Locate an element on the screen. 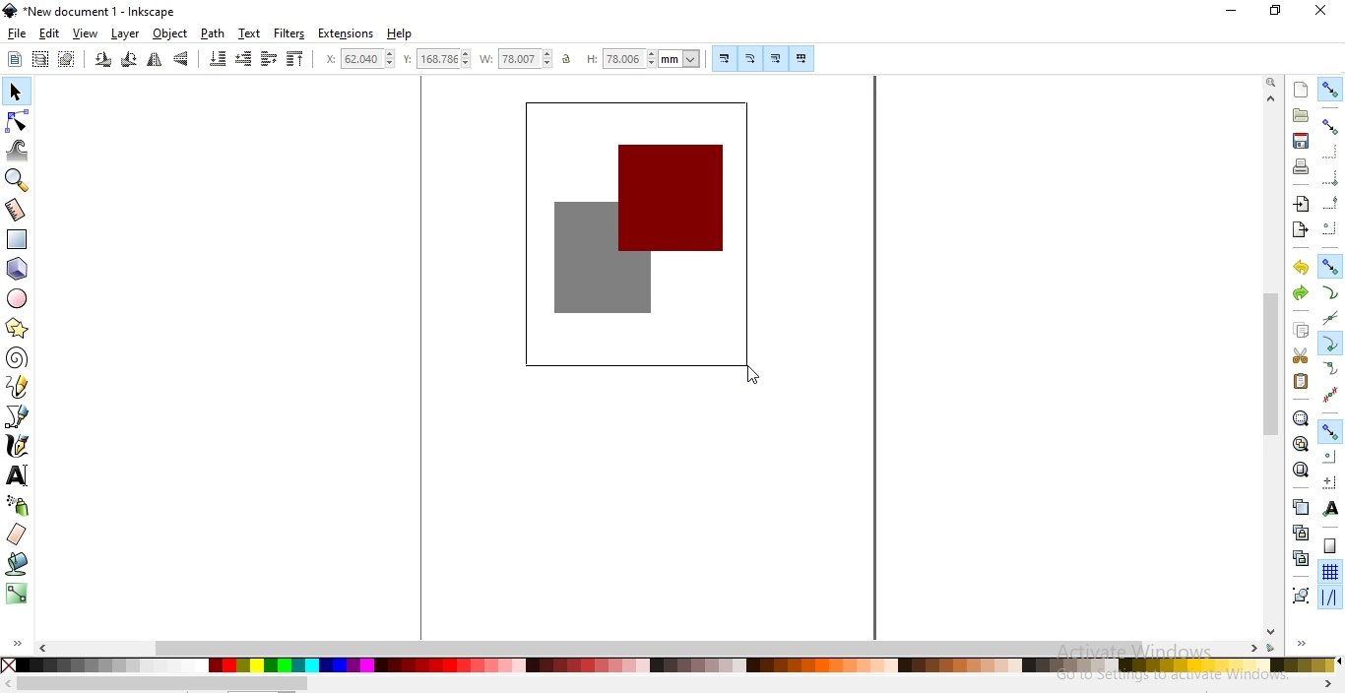 The image size is (1345, 693). flip vertical is located at coordinates (183, 59).